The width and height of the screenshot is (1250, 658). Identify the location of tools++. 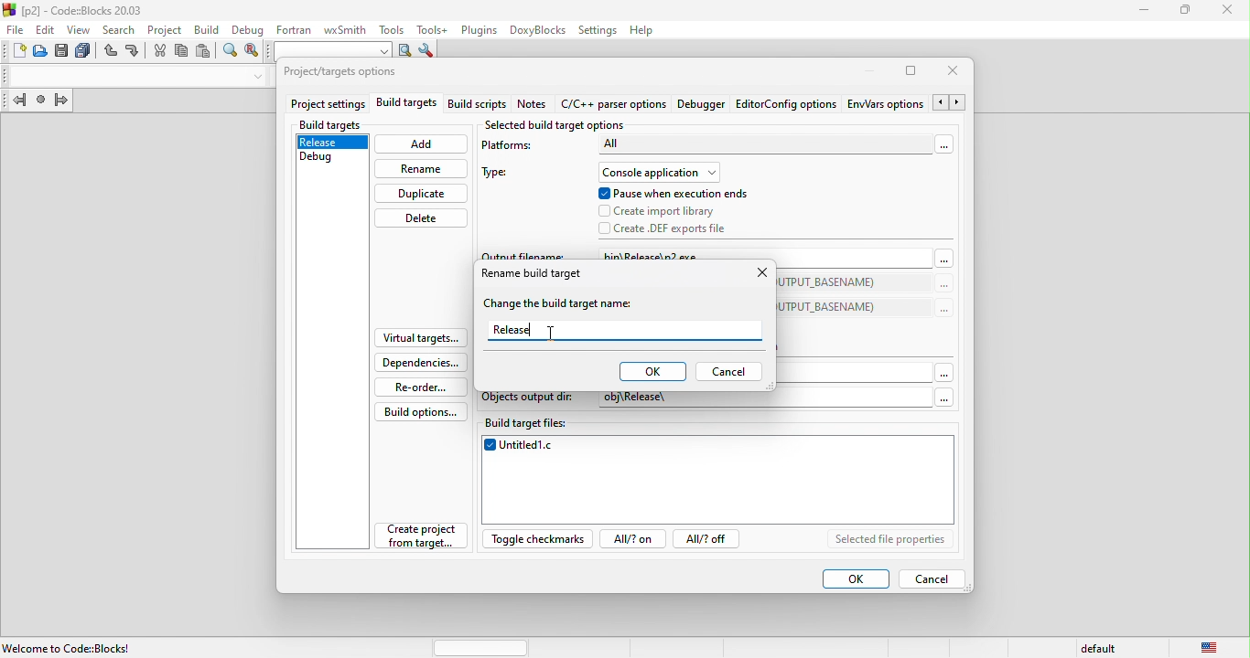
(433, 29).